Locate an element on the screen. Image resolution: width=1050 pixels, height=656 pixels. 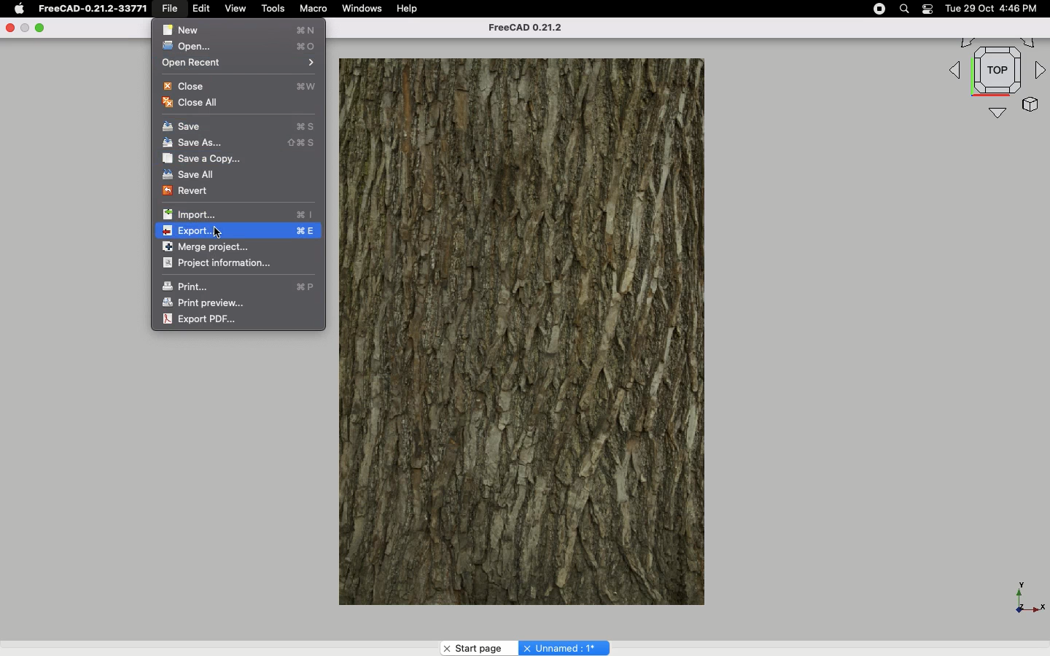
Apple logo is located at coordinates (18, 9).